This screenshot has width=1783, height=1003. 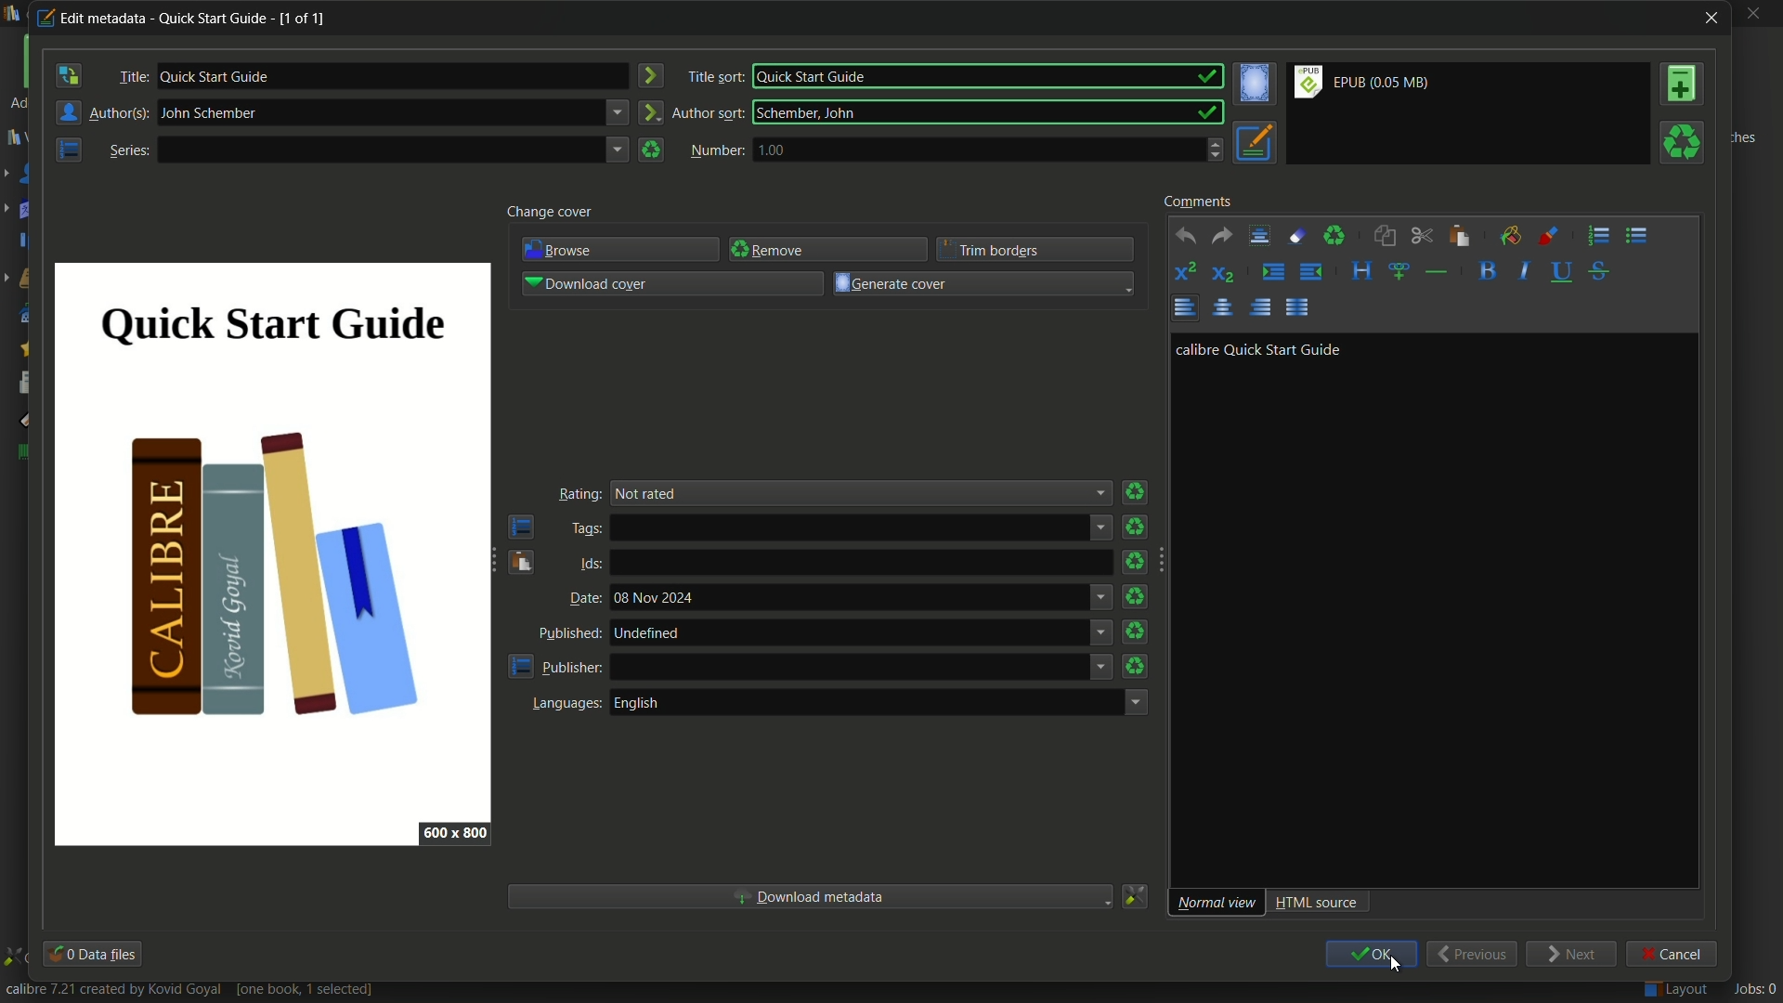 What do you see at coordinates (989, 76) in the screenshot?
I see `Quick Start Guide` at bounding box center [989, 76].